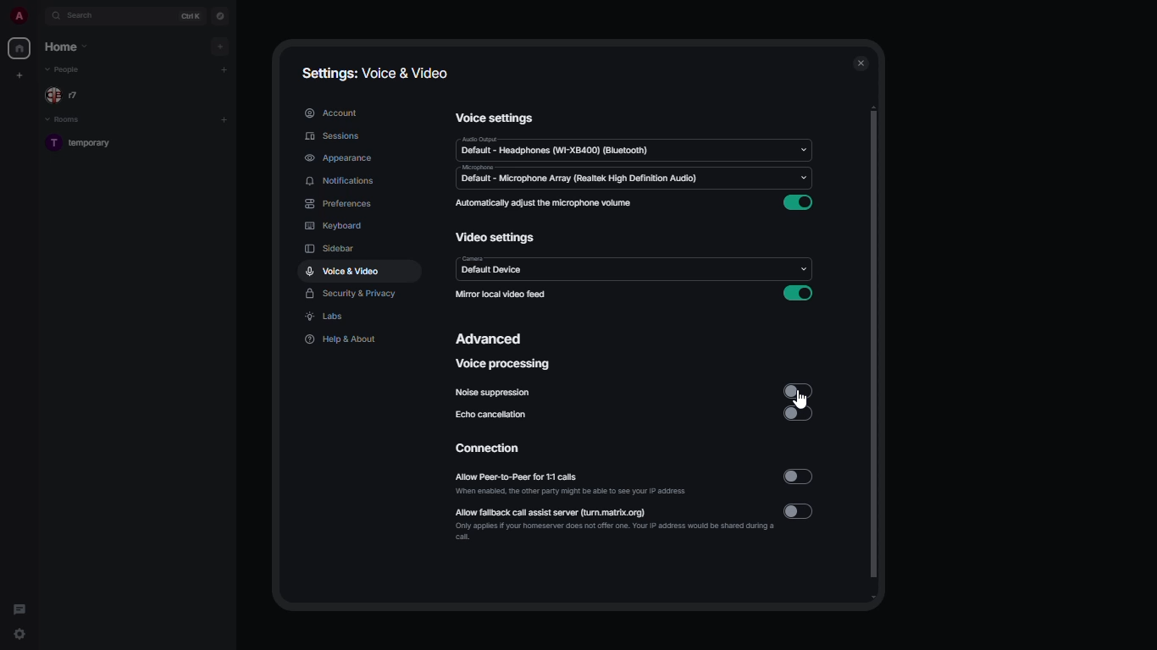 Image resolution: width=1157 pixels, height=650 pixels. I want to click on expand, so click(38, 17).